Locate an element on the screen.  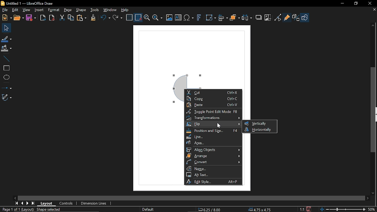
Close window is located at coordinates (371, 4).